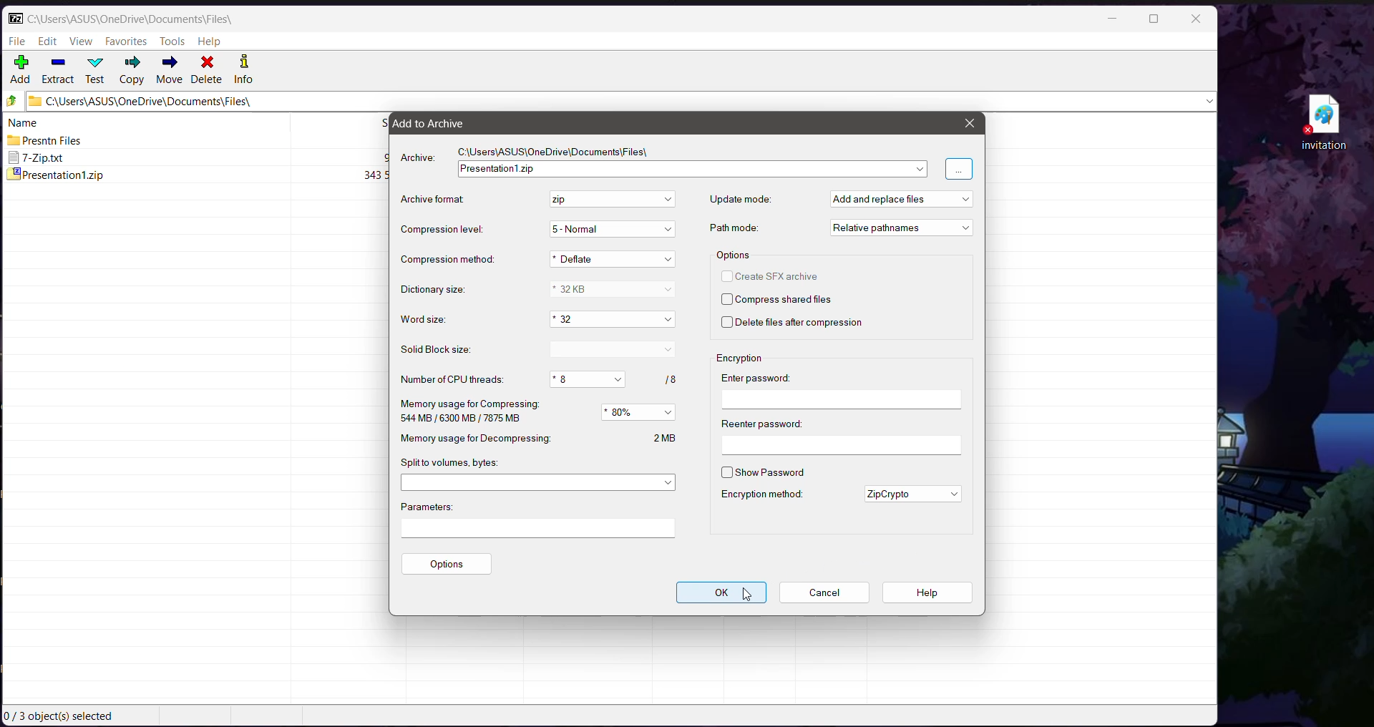  What do you see at coordinates (21, 71) in the screenshot?
I see `Add` at bounding box center [21, 71].